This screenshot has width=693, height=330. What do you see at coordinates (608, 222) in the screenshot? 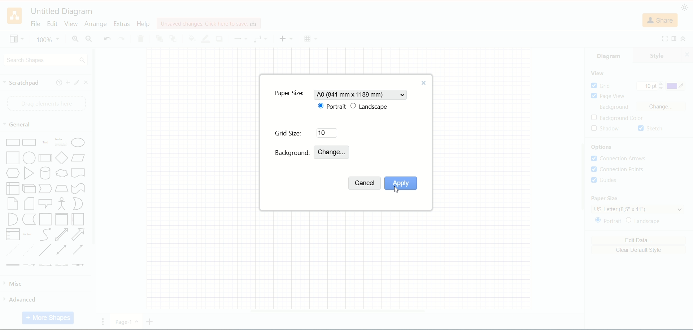
I see `portrait` at bounding box center [608, 222].